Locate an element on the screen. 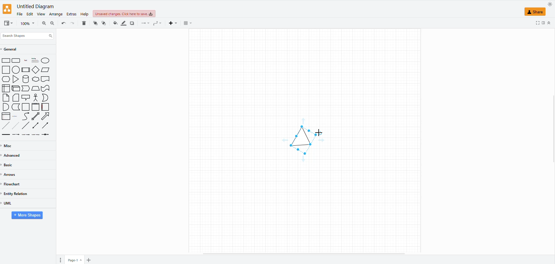  logo is located at coordinates (8, 9).